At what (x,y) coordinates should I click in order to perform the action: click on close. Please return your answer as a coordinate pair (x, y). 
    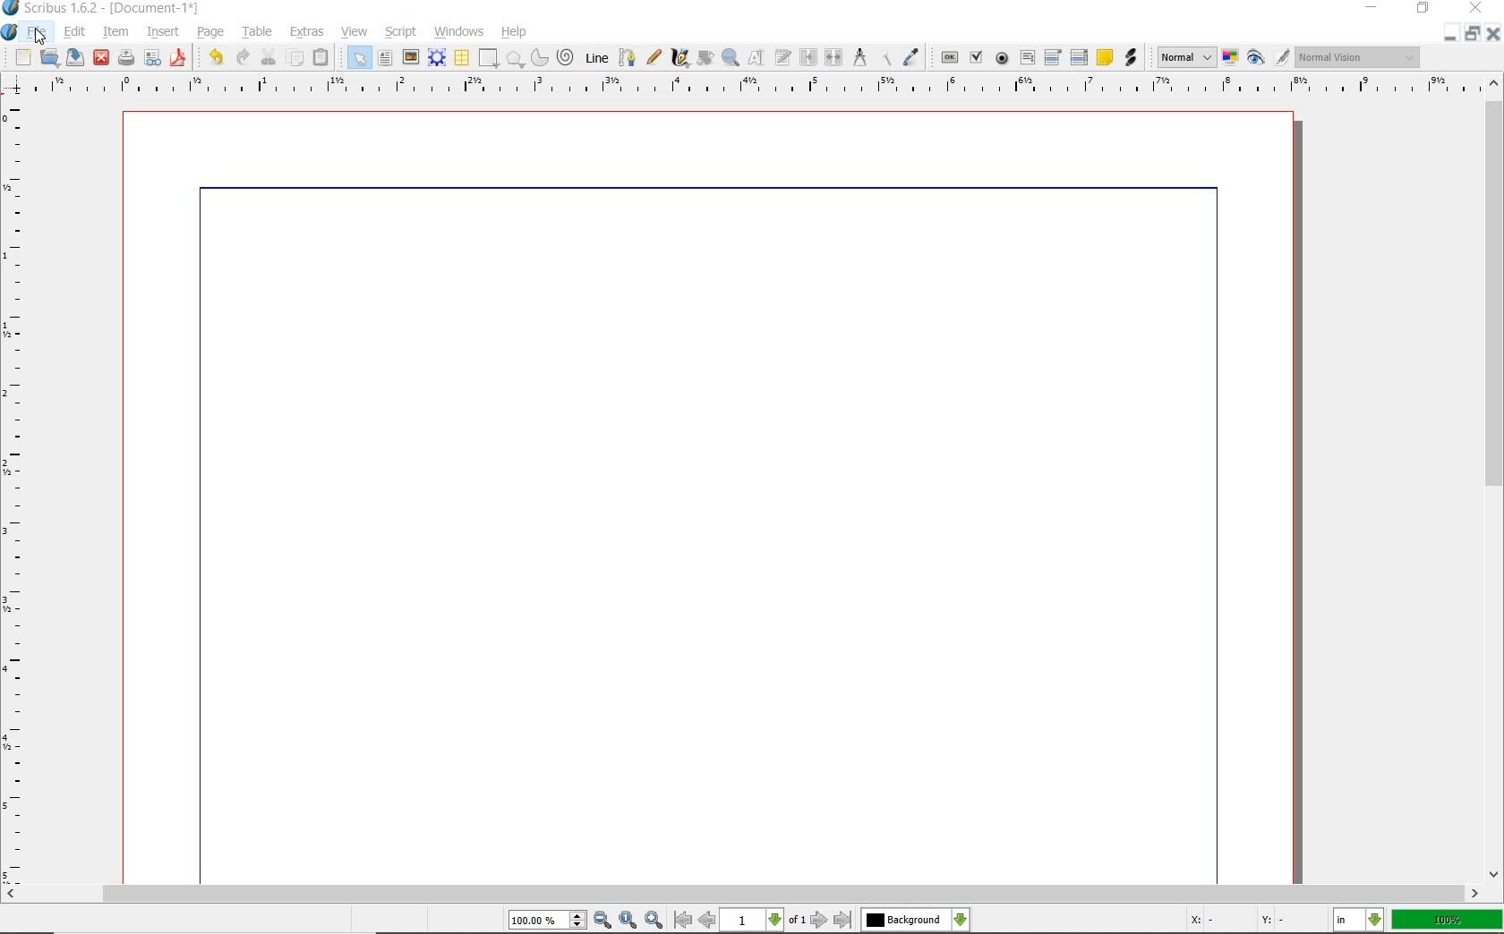
    Looking at the image, I should click on (1476, 7).